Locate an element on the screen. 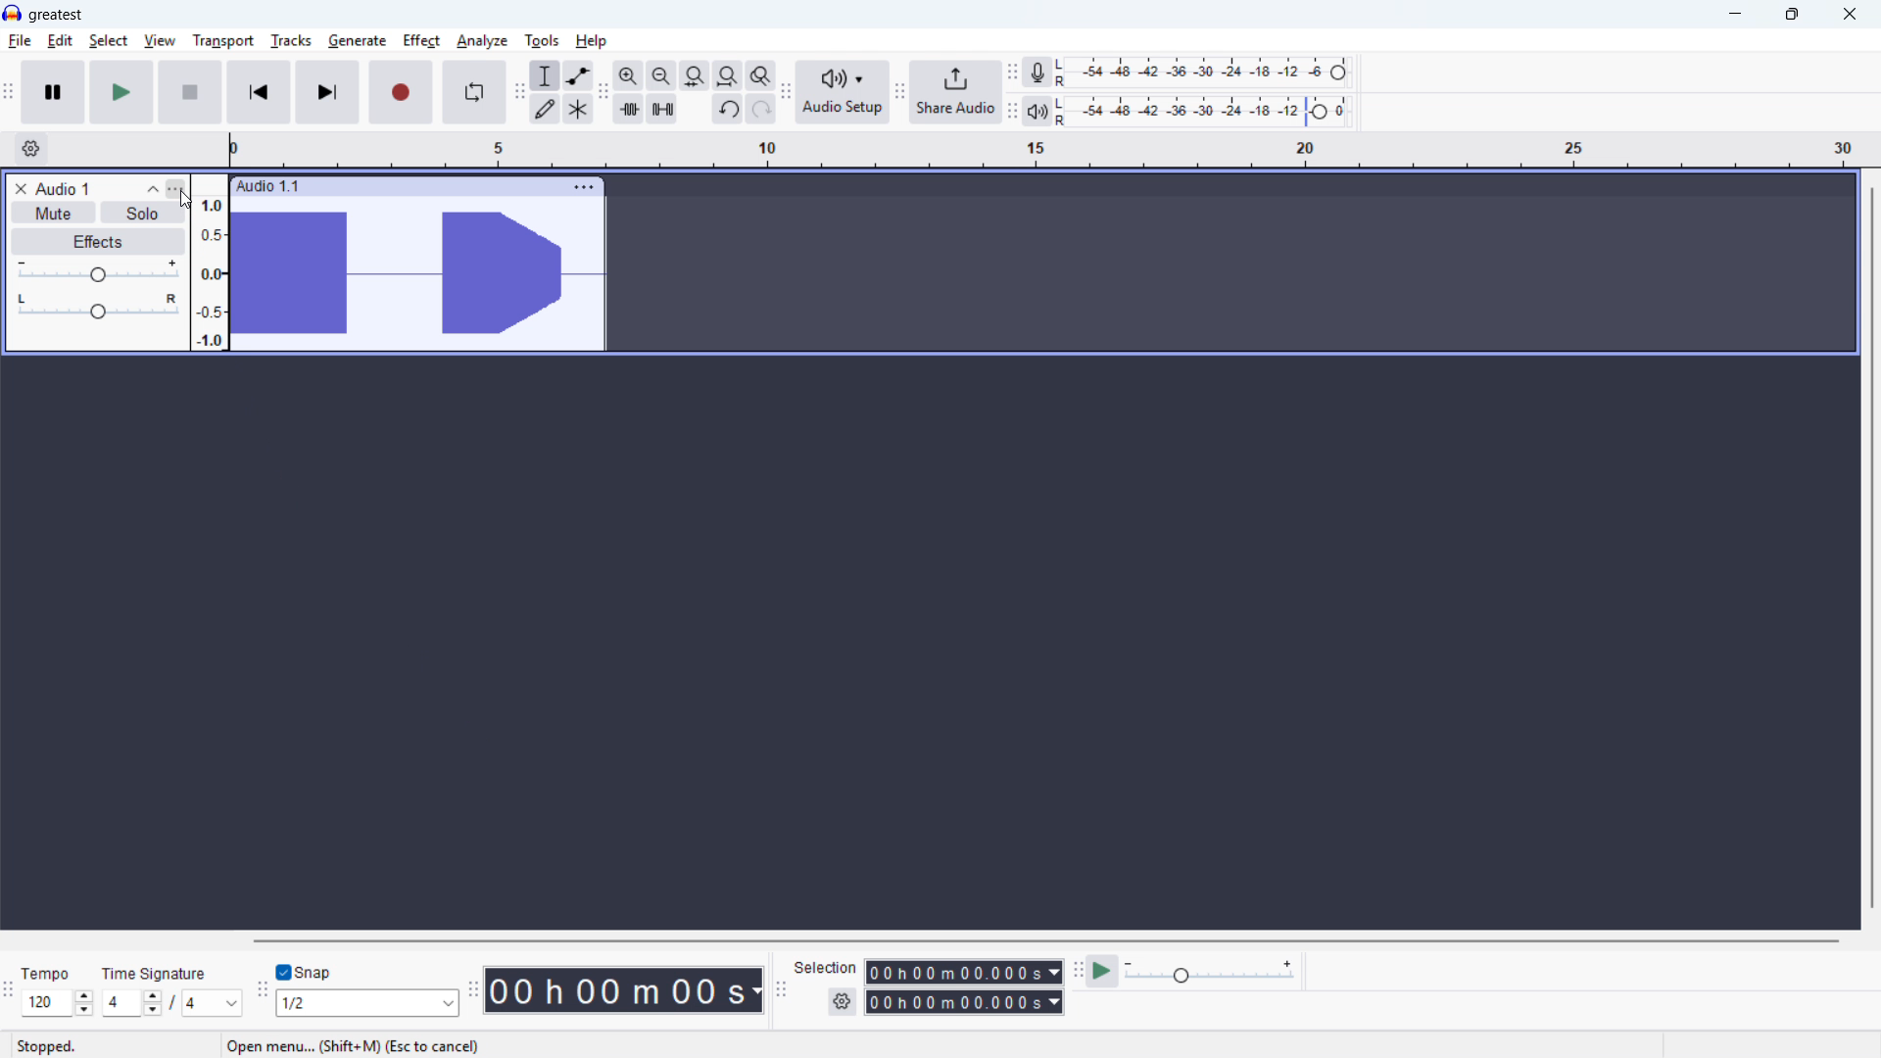  track control panel menu is located at coordinates (174, 189).